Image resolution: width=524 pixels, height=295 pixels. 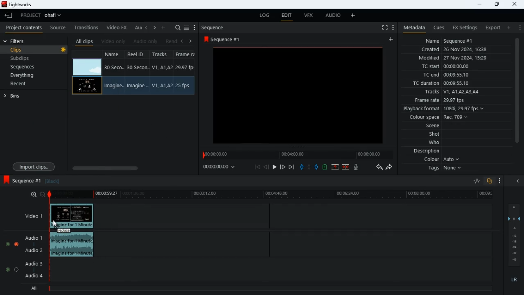 What do you see at coordinates (137, 68) in the screenshot?
I see `30 secon...` at bounding box center [137, 68].